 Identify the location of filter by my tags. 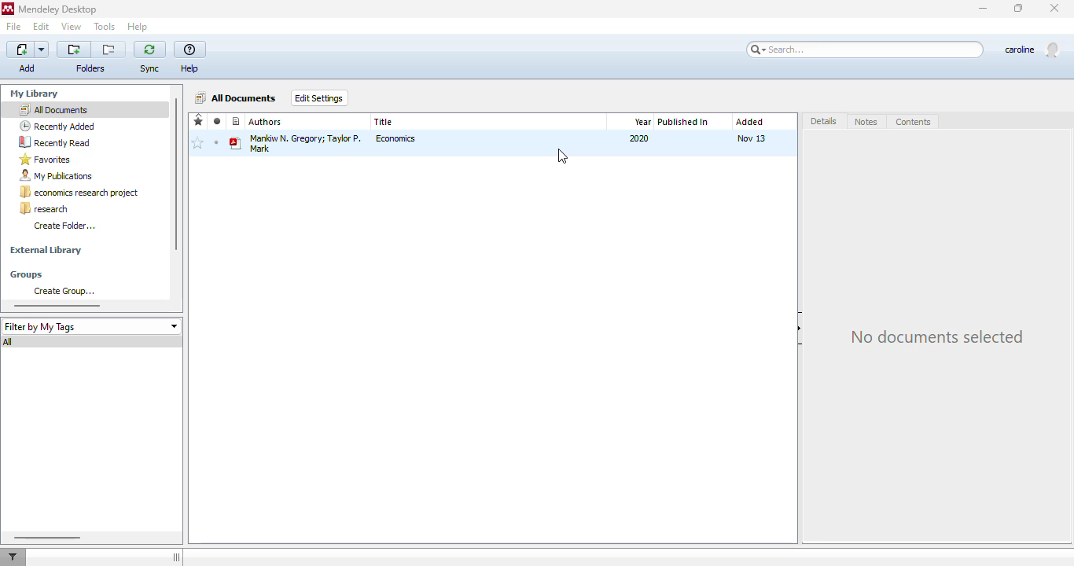
(91, 327).